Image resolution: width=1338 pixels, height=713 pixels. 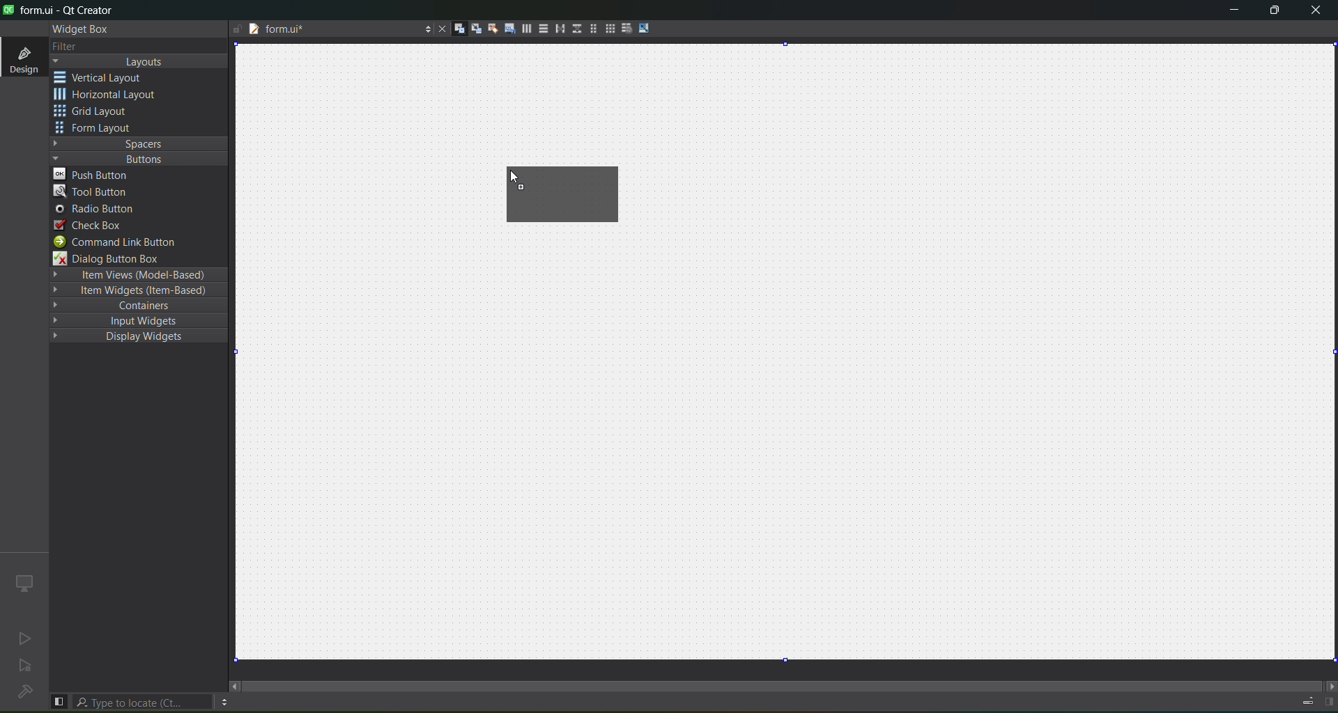 What do you see at coordinates (557, 31) in the screenshot?
I see `horizontal splitter` at bounding box center [557, 31].